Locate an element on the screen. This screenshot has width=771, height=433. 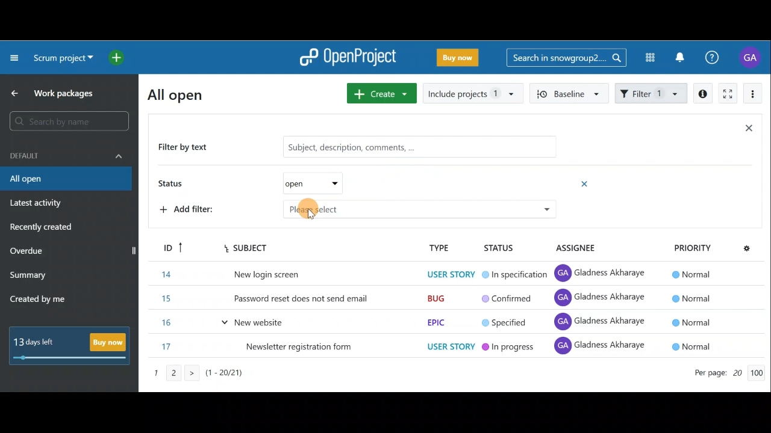
Overdue is located at coordinates (28, 252).